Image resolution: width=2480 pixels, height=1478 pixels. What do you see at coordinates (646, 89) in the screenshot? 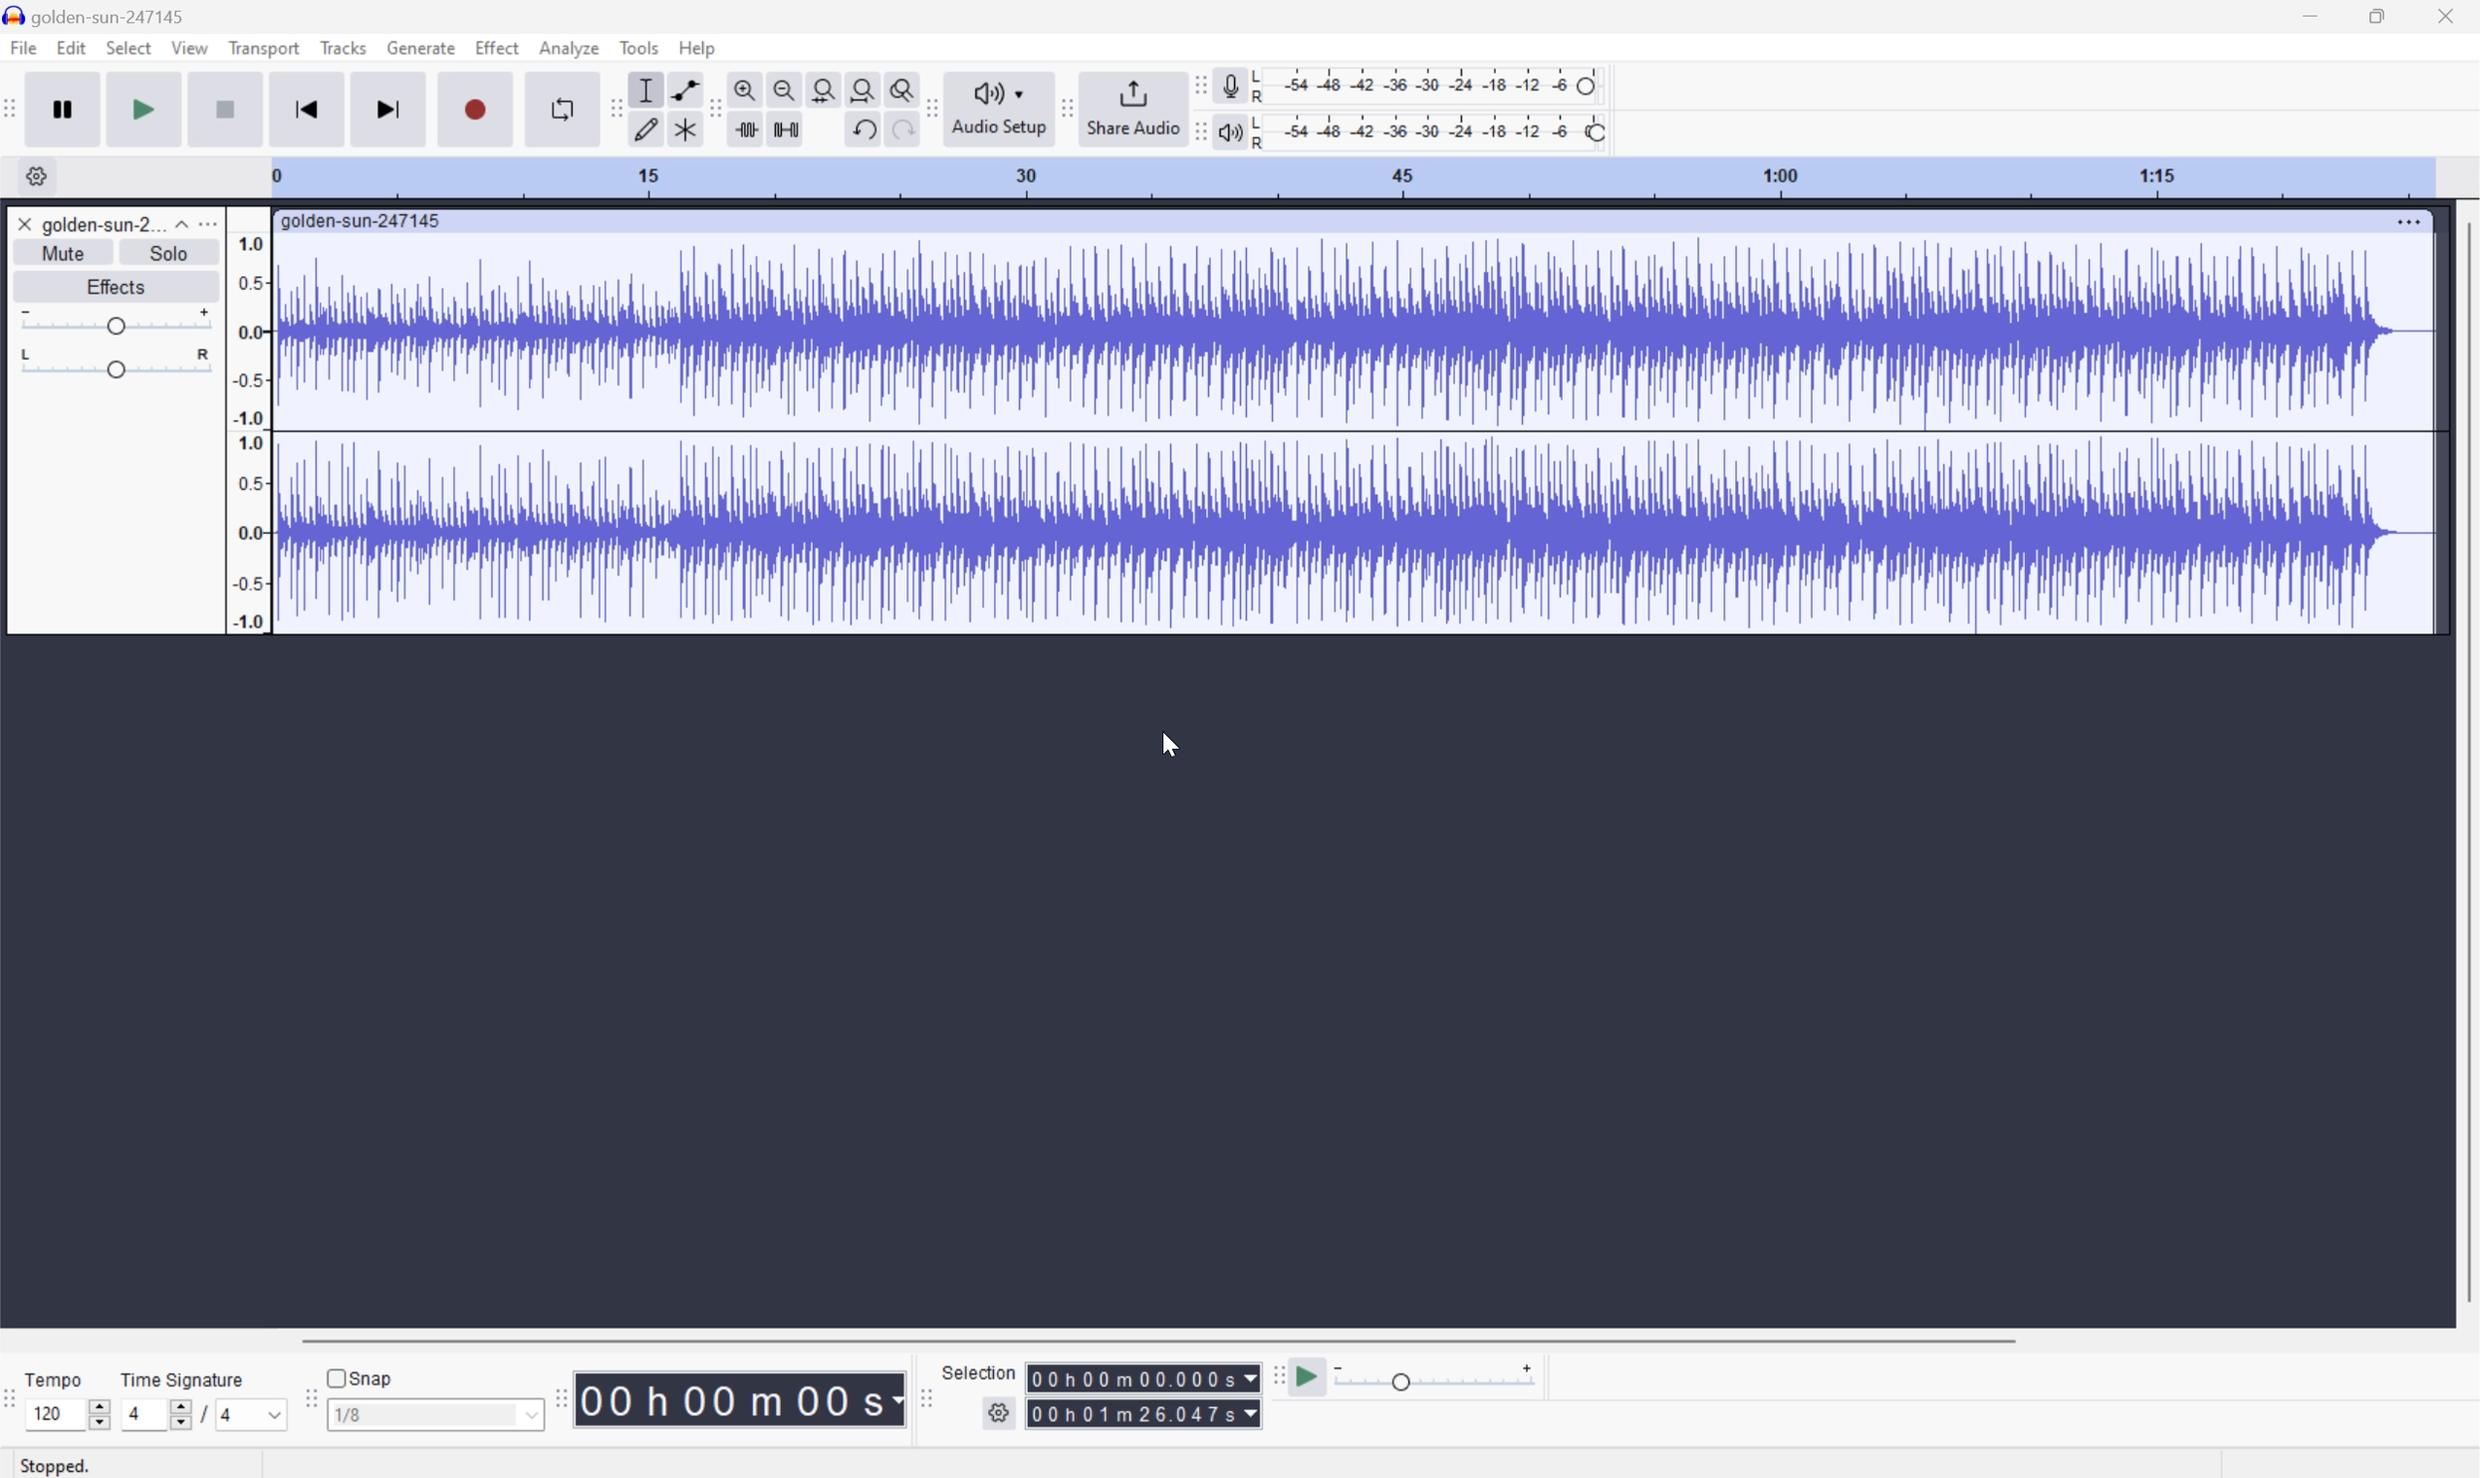
I see `Selection Tool` at bounding box center [646, 89].